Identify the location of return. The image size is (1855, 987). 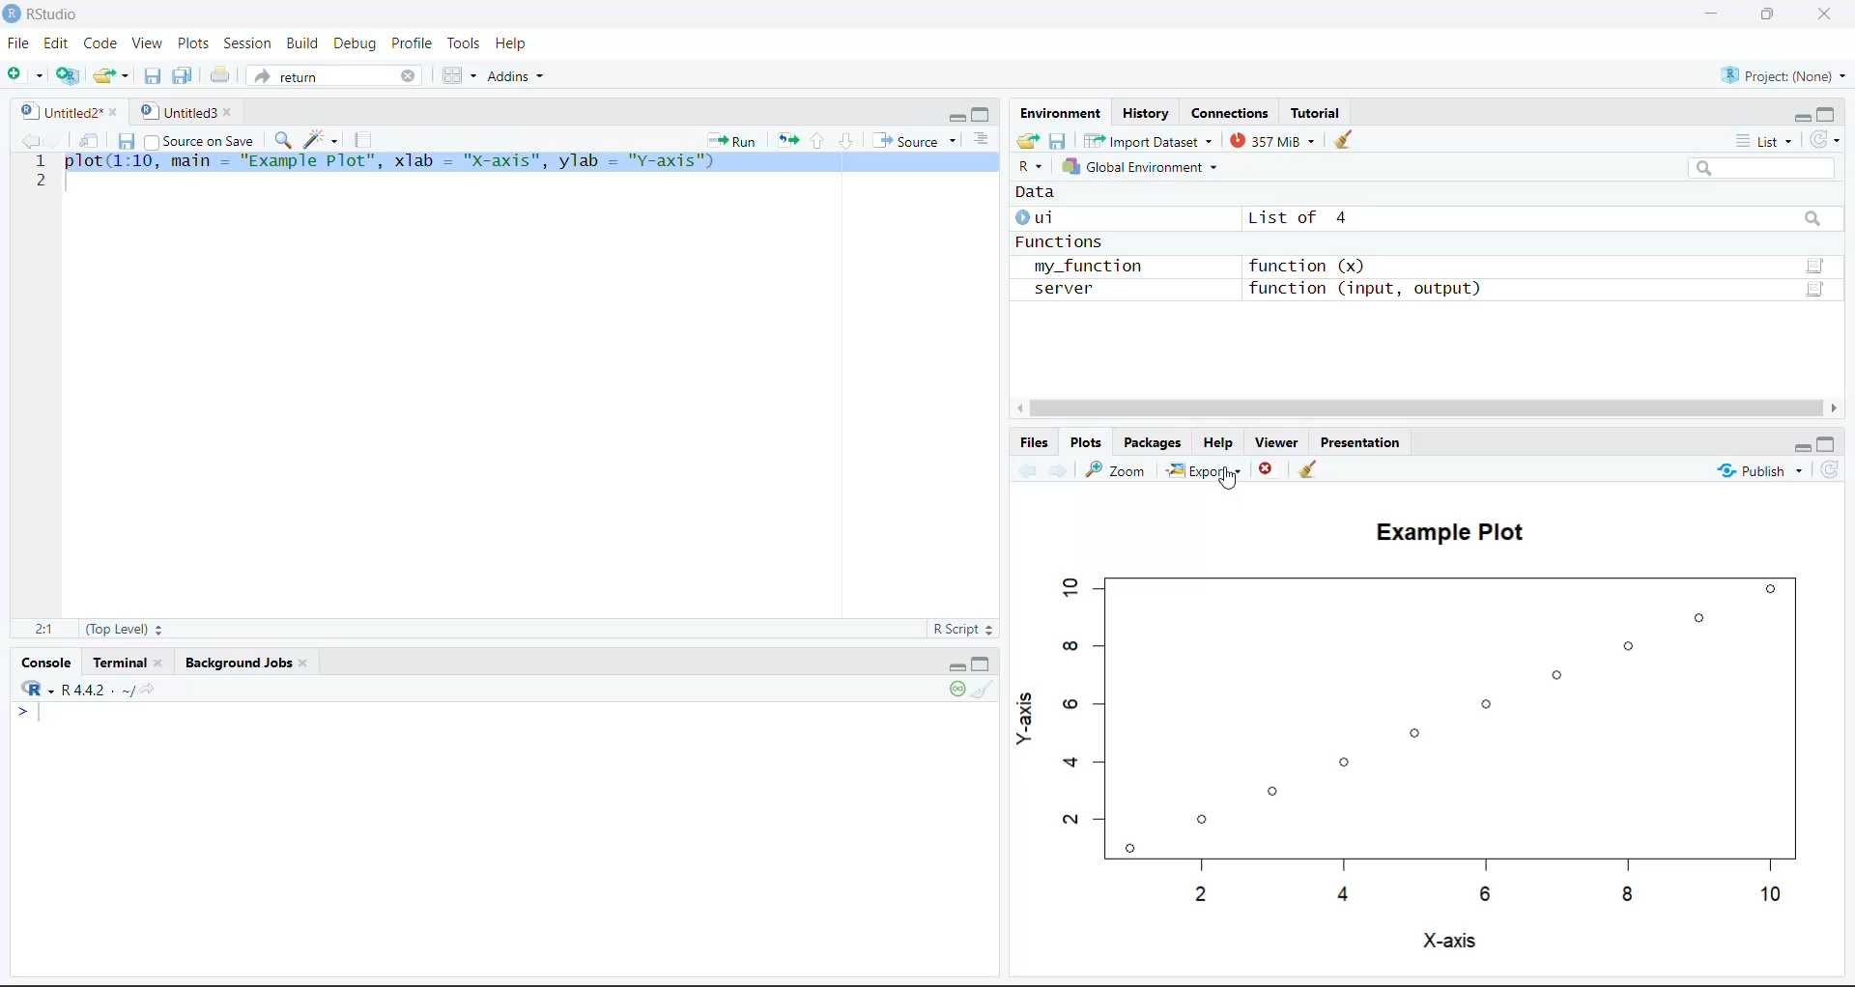
(332, 75).